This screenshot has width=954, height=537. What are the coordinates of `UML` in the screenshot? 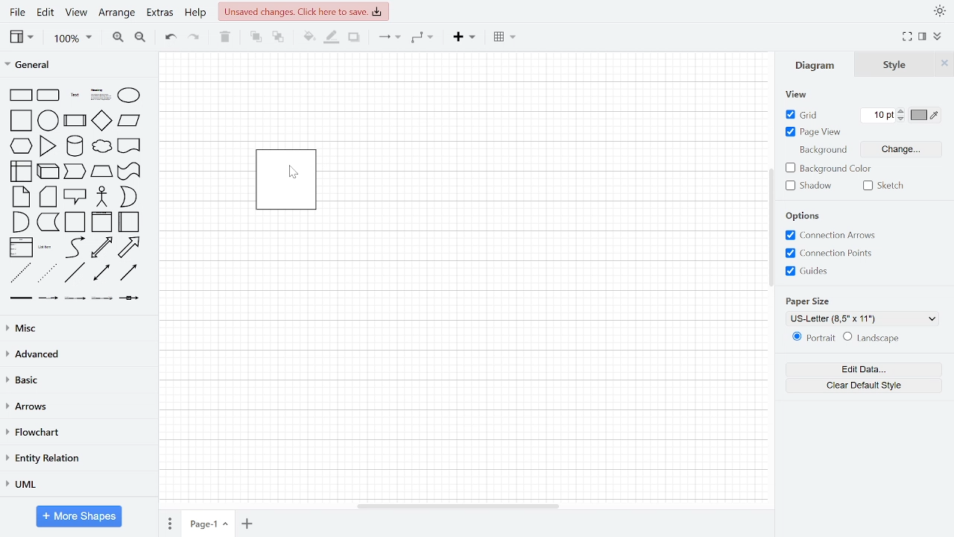 It's located at (74, 486).